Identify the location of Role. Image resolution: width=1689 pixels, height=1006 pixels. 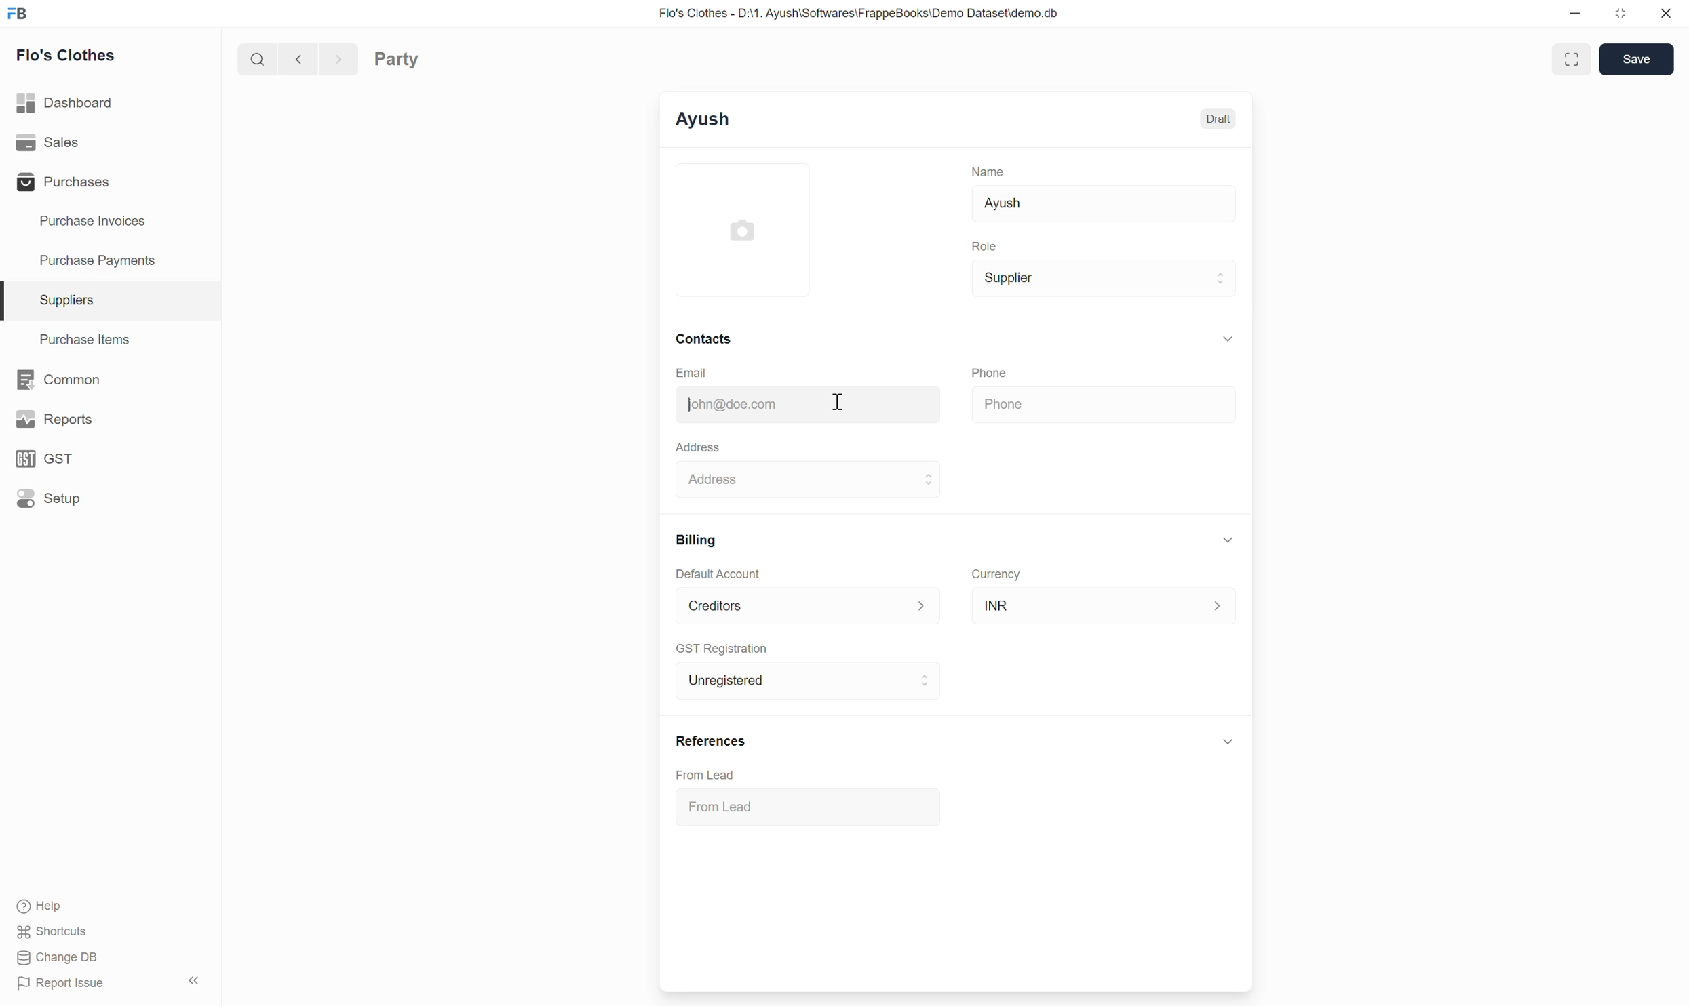
(984, 246).